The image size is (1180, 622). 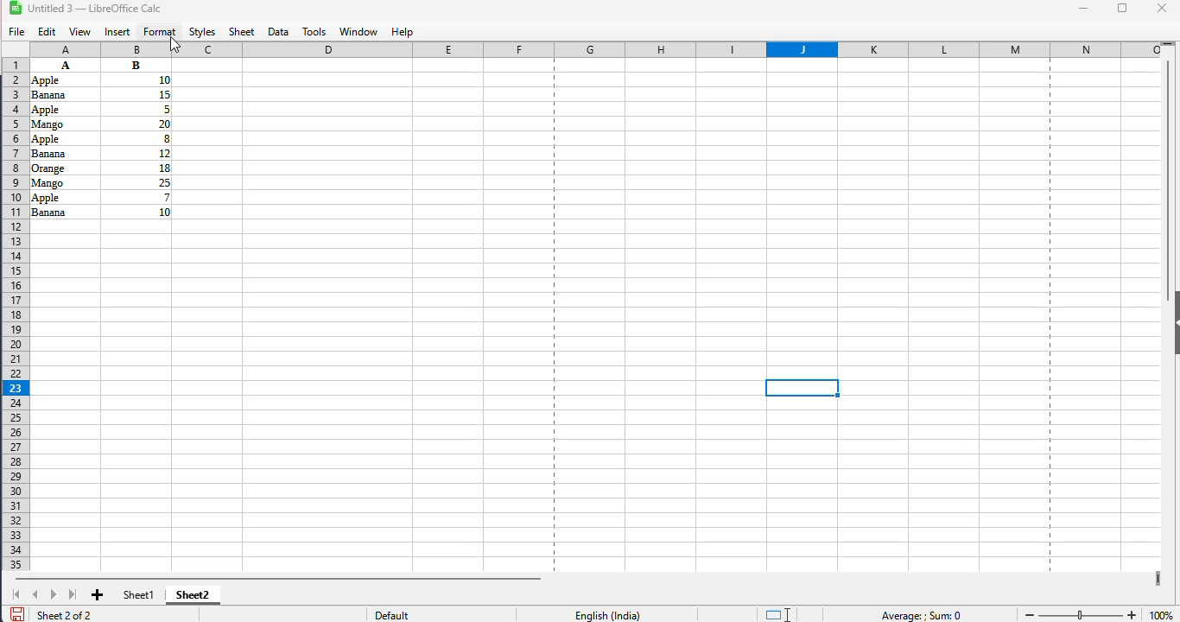 What do you see at coordinates (63, 123) in the screenshot?
I see `` at bounding box center [63, 123].